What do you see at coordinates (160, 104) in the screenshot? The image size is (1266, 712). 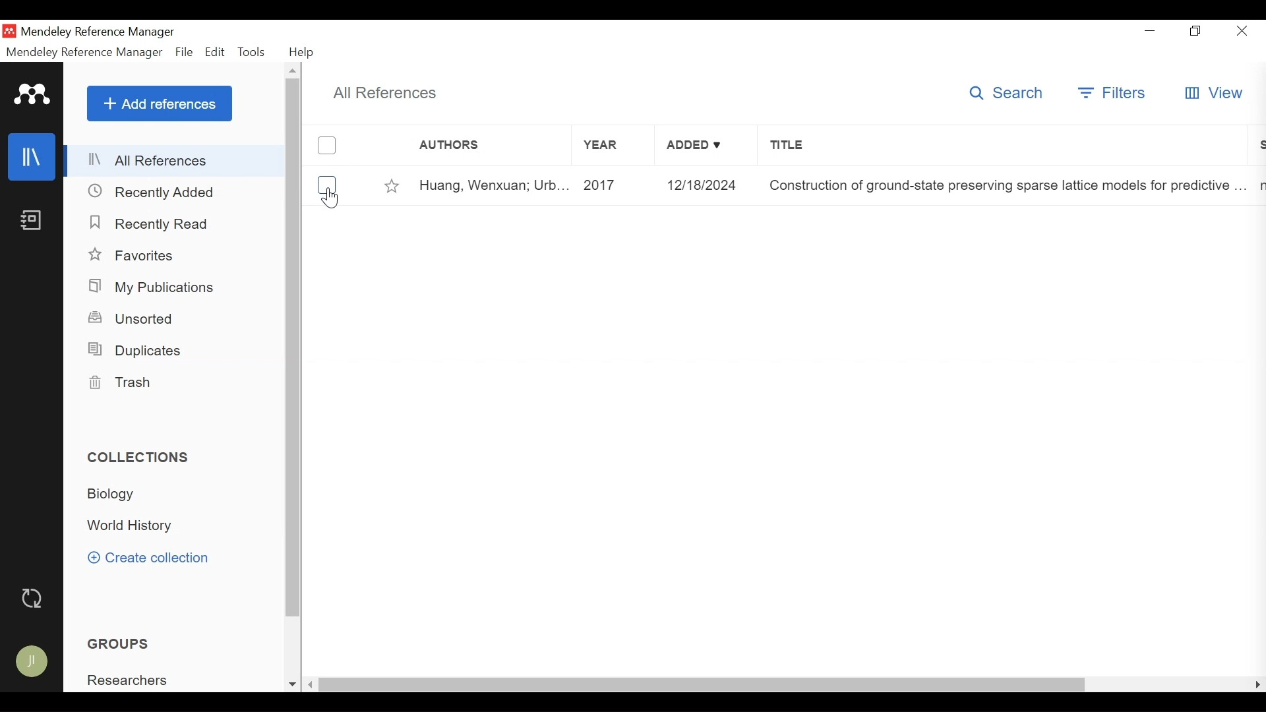 I see `Add References` at bounding box center [160, 104].